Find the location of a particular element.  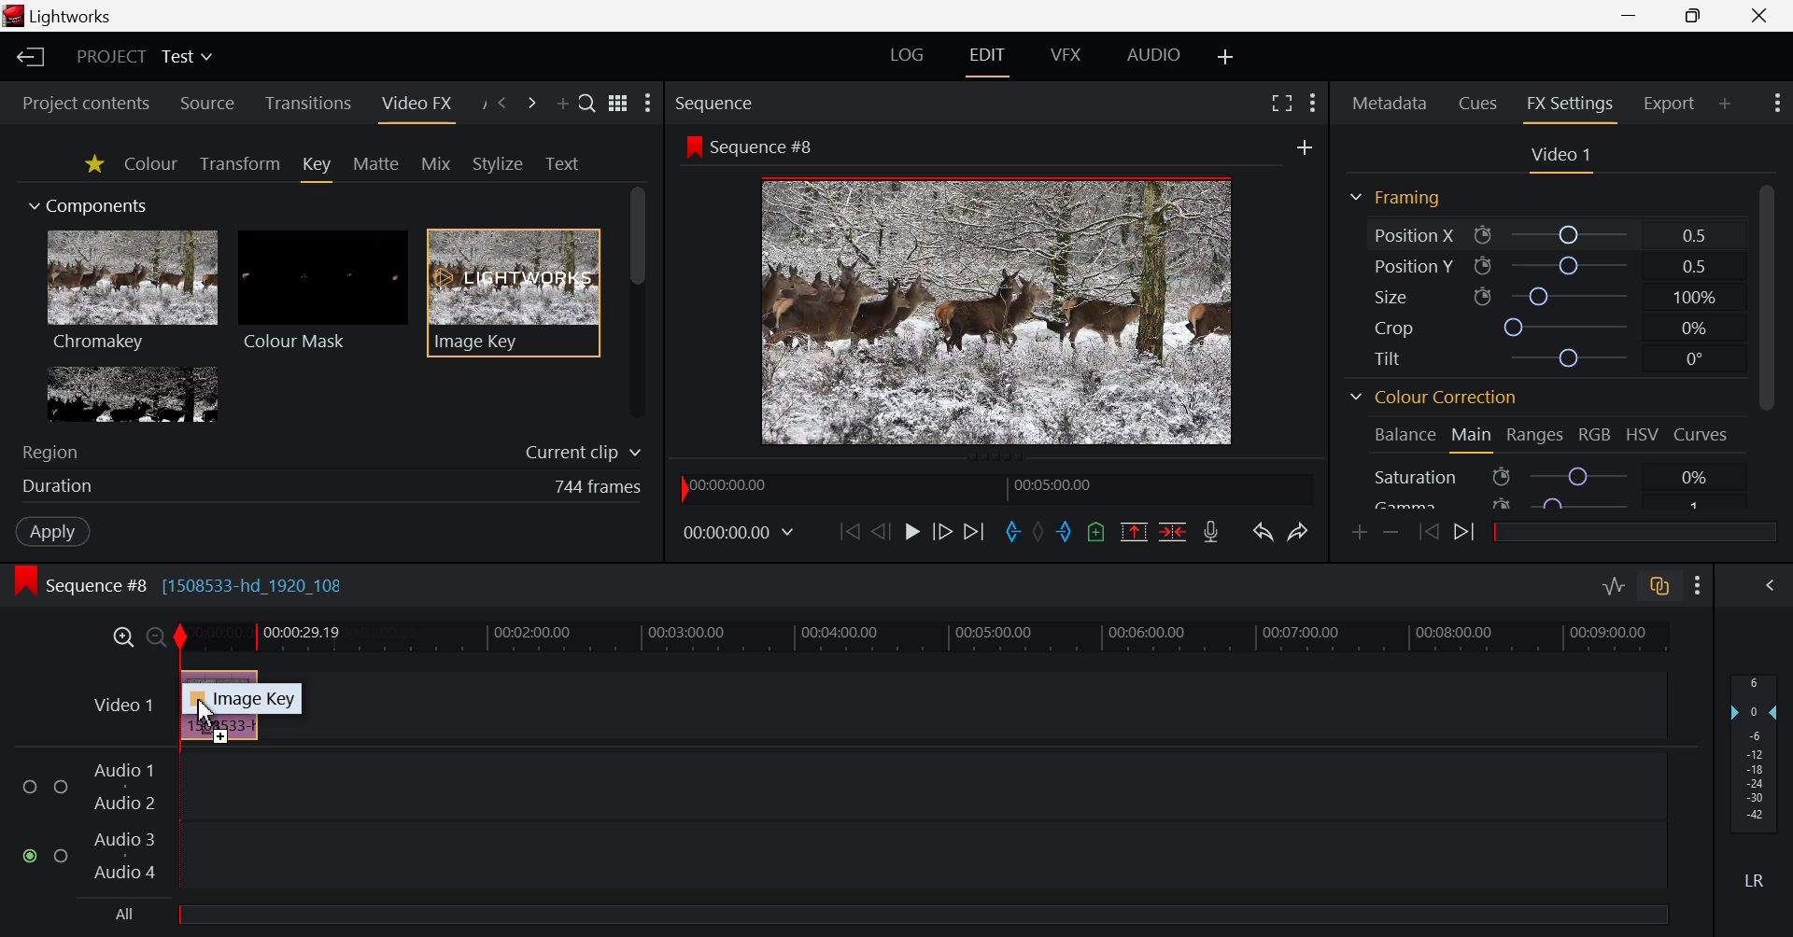

Components Section is located at coordinates (96, 203).